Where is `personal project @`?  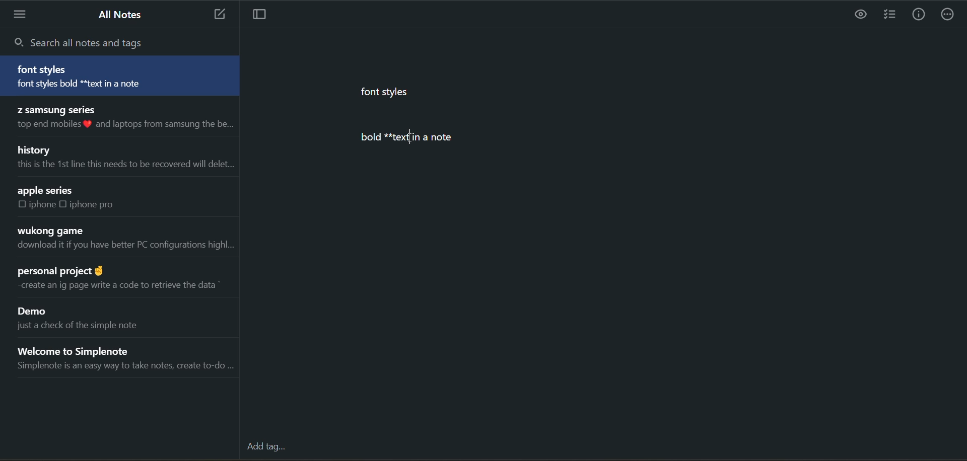 personal project @ is located at coordinates (59, 268).